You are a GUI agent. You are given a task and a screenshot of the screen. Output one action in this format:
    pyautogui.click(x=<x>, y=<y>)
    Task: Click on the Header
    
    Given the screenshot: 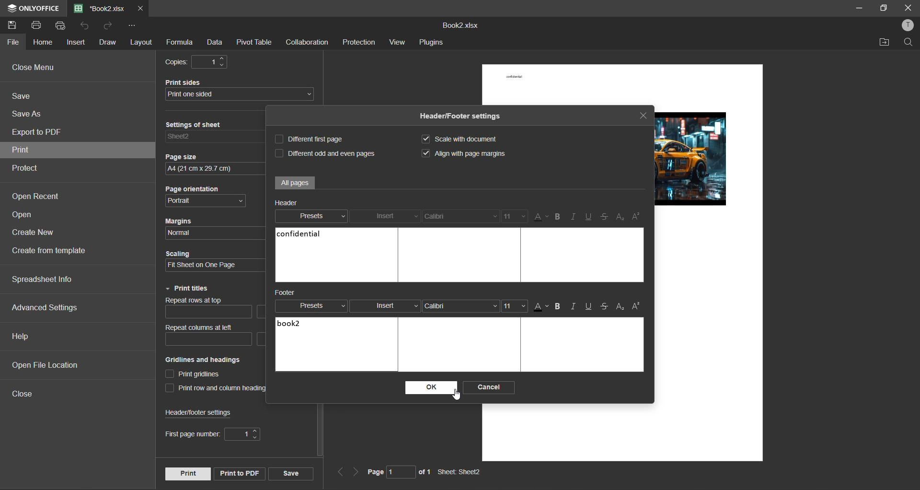 What is the action you would take?
    pyautogui.click(x=289, y=204)
    